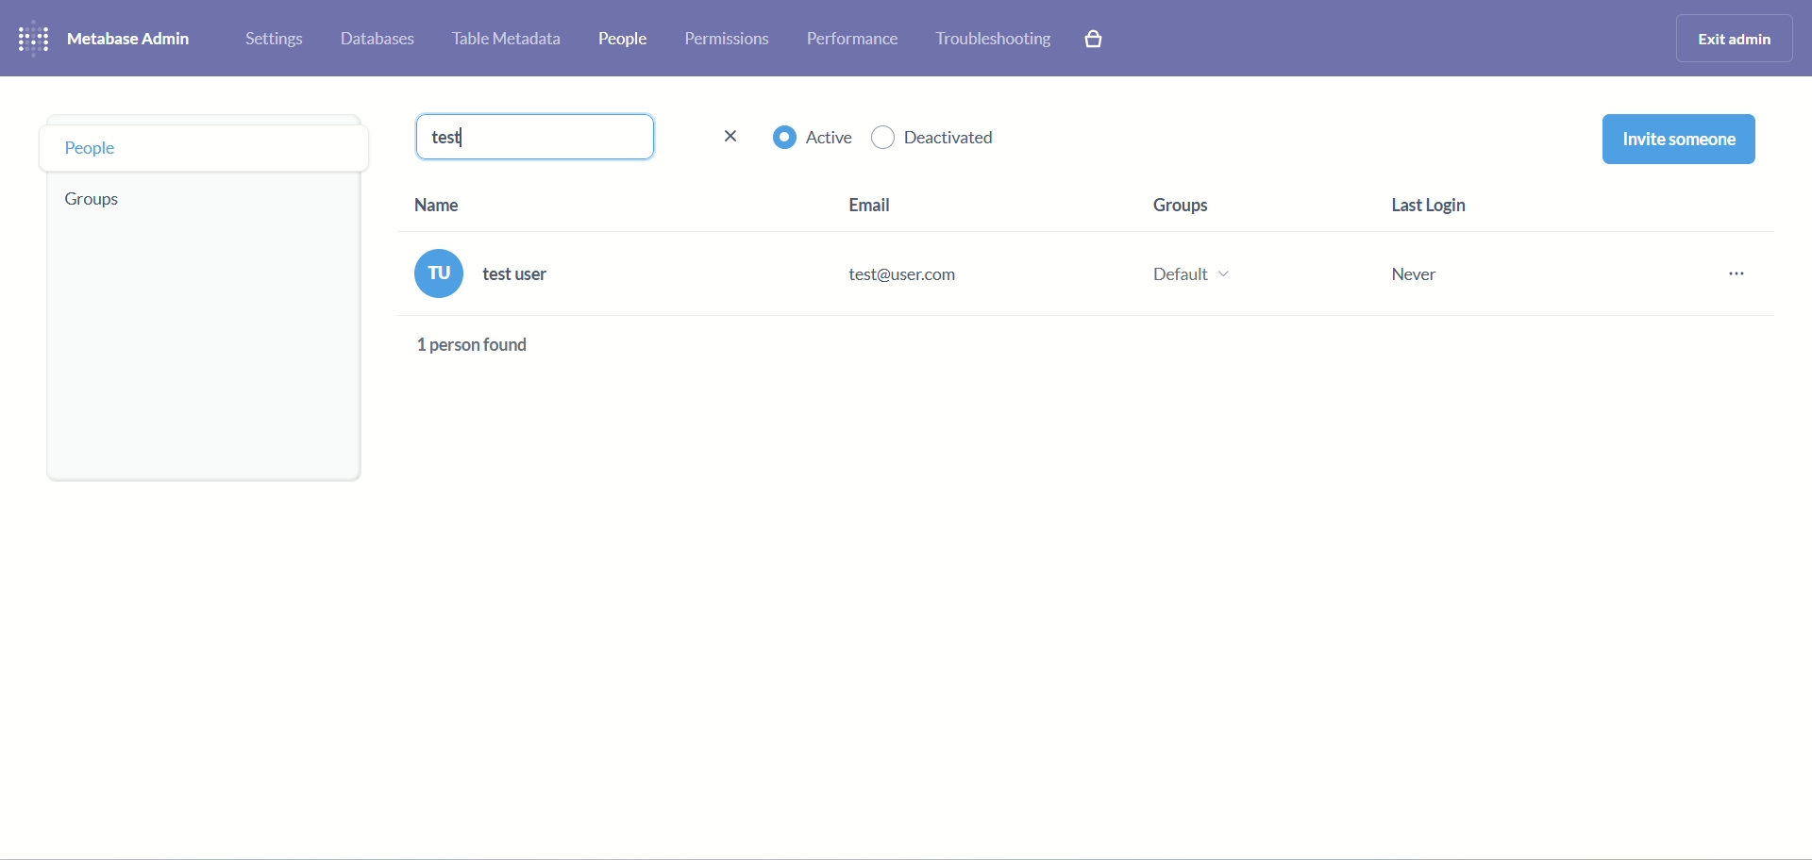 This screenshot has height=860, width=1812. What do you see at coordinates (436, 206) in the screenshot?
I see `Name` at bounding box center [436, 206].